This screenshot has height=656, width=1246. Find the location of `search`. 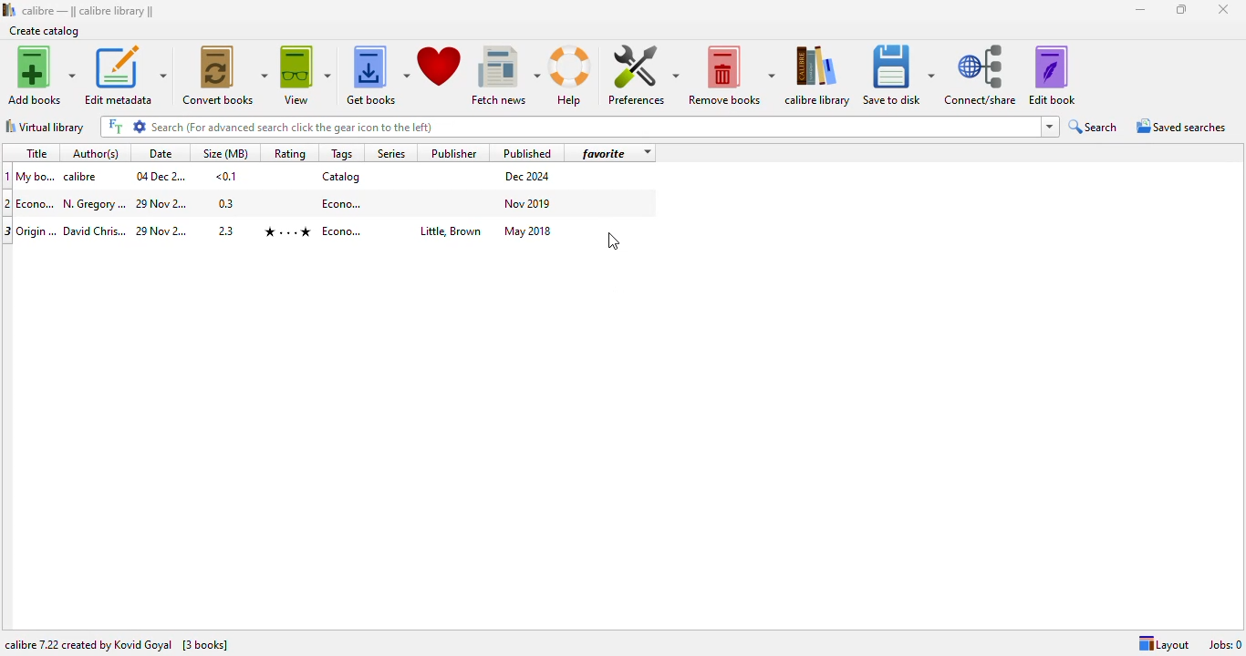

search is located at coordinates (1094, 127).